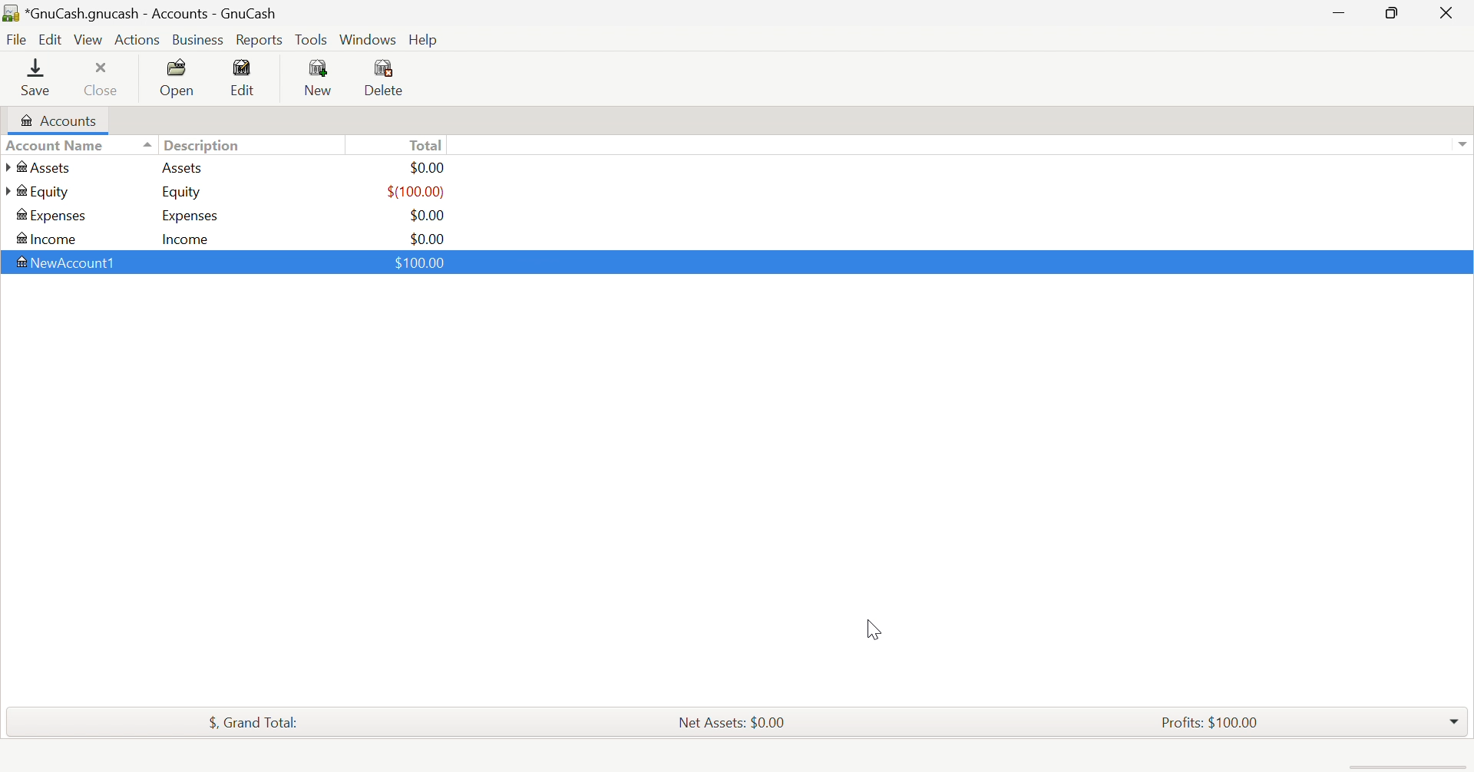 The image size is (1474, 772). What do you see at coordinates (49, 238) in the screenshot?
I see `Income` at bounding box center [49, 238].